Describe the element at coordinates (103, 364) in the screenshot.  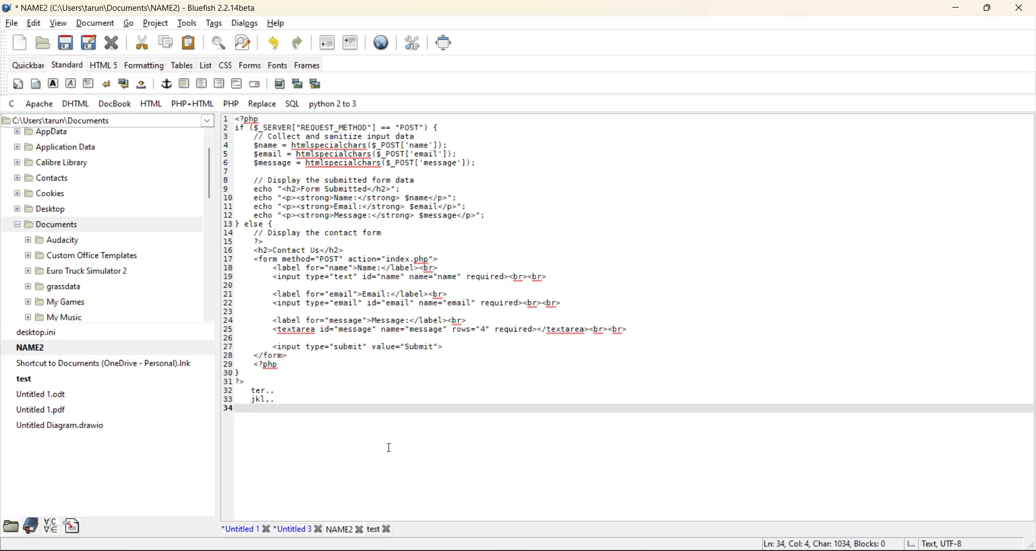
I see `Shortcut to Documents (OneDrive - Personal).Ink` at that location.